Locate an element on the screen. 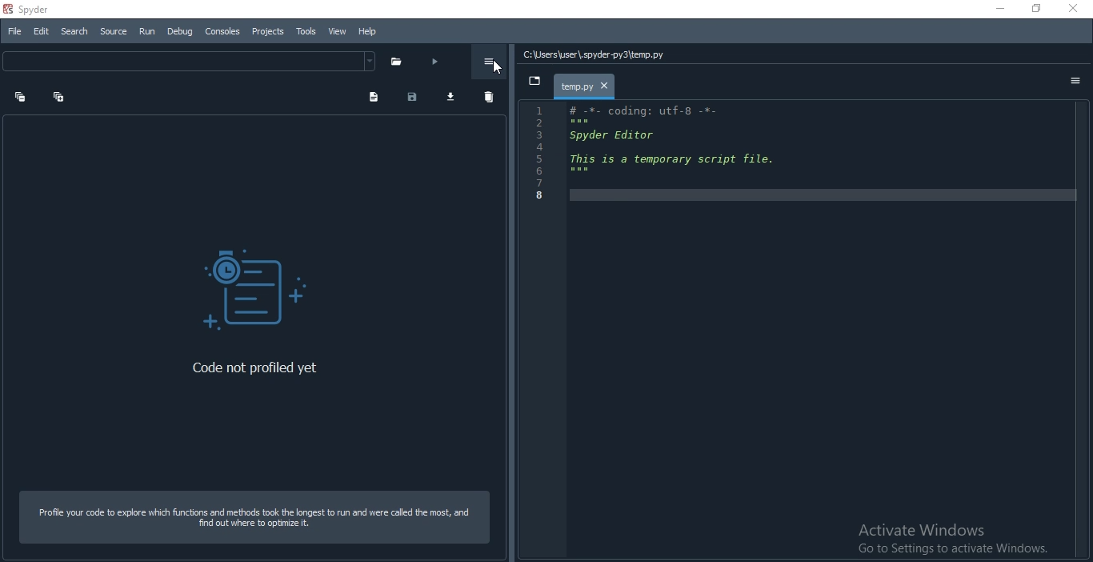  document is located at coordinates (374, 97).